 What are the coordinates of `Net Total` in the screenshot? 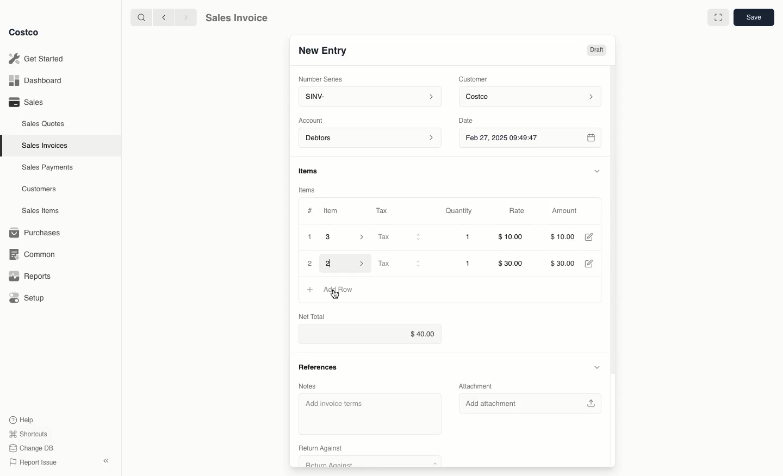 It's located at (312, 316).